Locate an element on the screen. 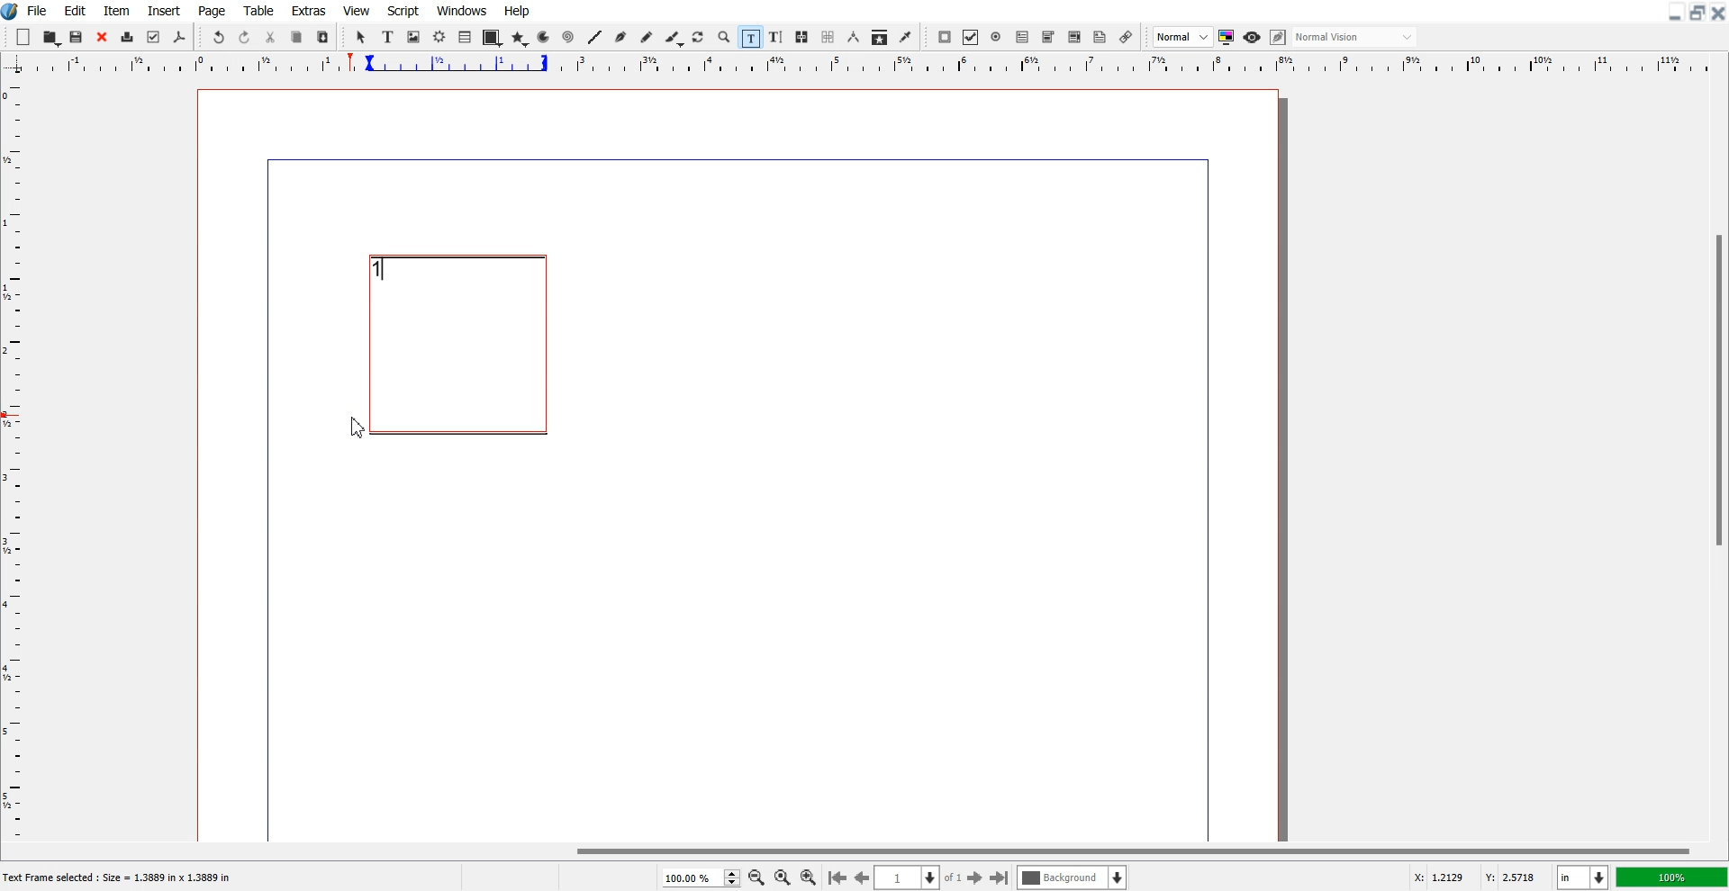 This screenshot has width=1729, height=891. Table is located at coordinates (259, 10).